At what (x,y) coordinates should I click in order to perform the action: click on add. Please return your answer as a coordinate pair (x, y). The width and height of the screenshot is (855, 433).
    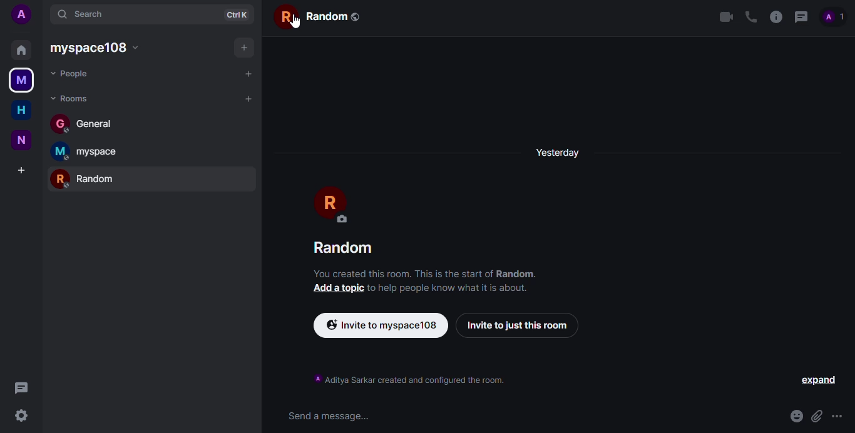
    Looking at the image, I should click on (22, 170).